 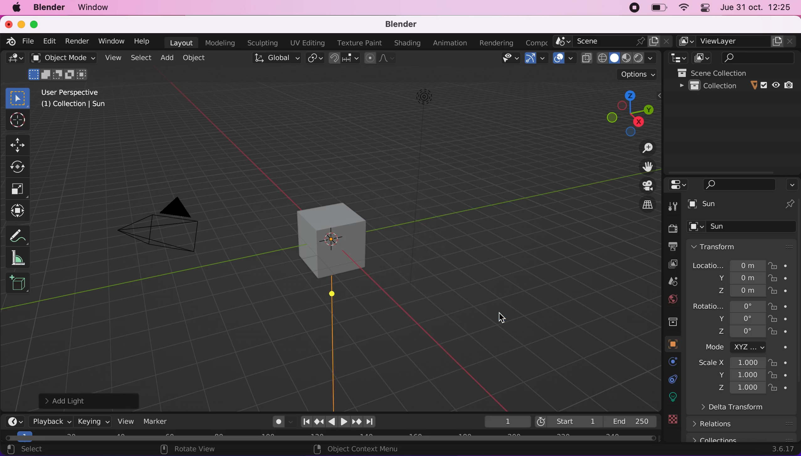 I want to click on rotatio... 0, so click(x=728, y=306).